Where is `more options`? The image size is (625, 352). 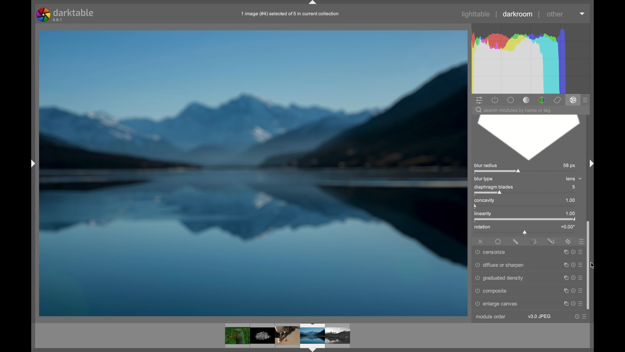
more options is located at coordinates (580, 277).